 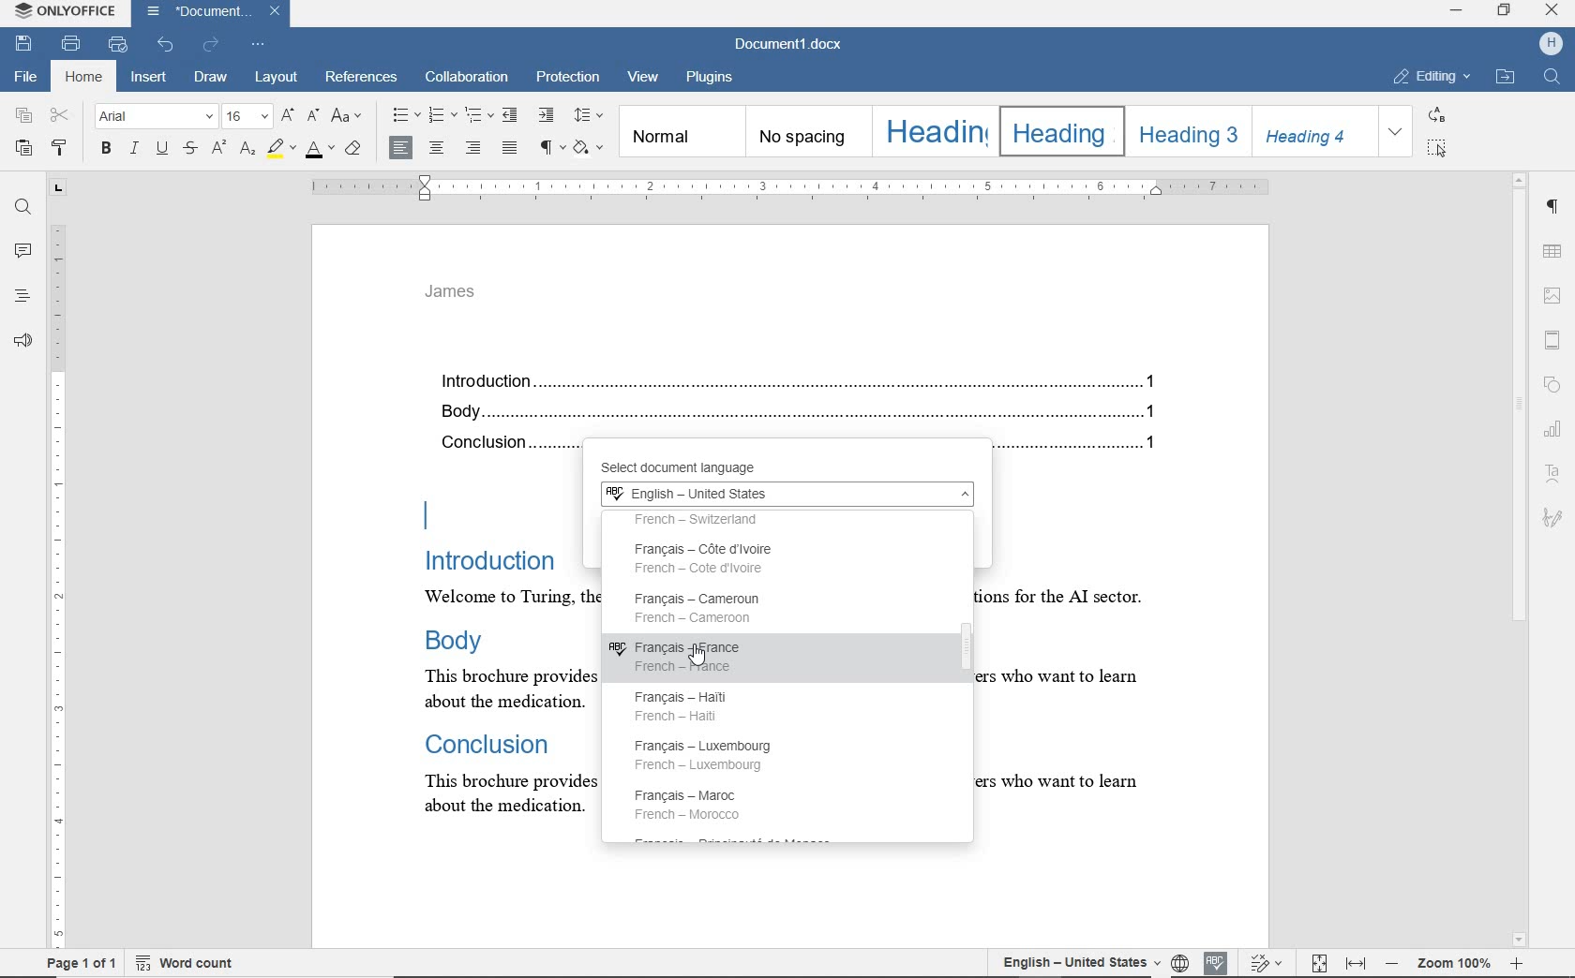 I want to click on undo, so click(x=167, y=43).